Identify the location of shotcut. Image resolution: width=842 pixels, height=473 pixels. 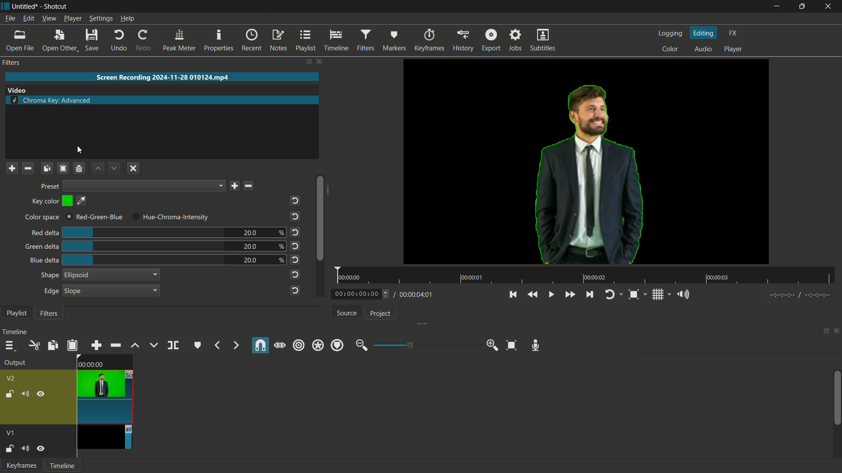
(56, 7).